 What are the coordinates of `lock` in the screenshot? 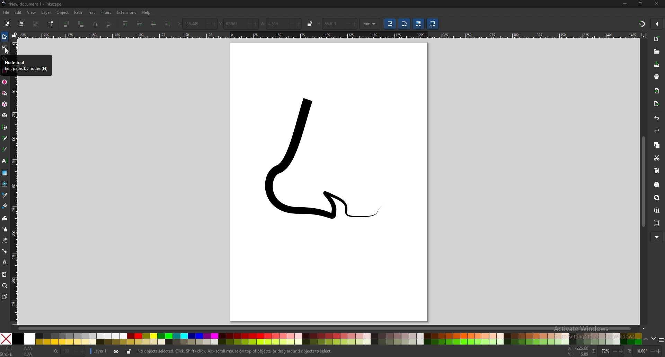 It's located at (310, 24).